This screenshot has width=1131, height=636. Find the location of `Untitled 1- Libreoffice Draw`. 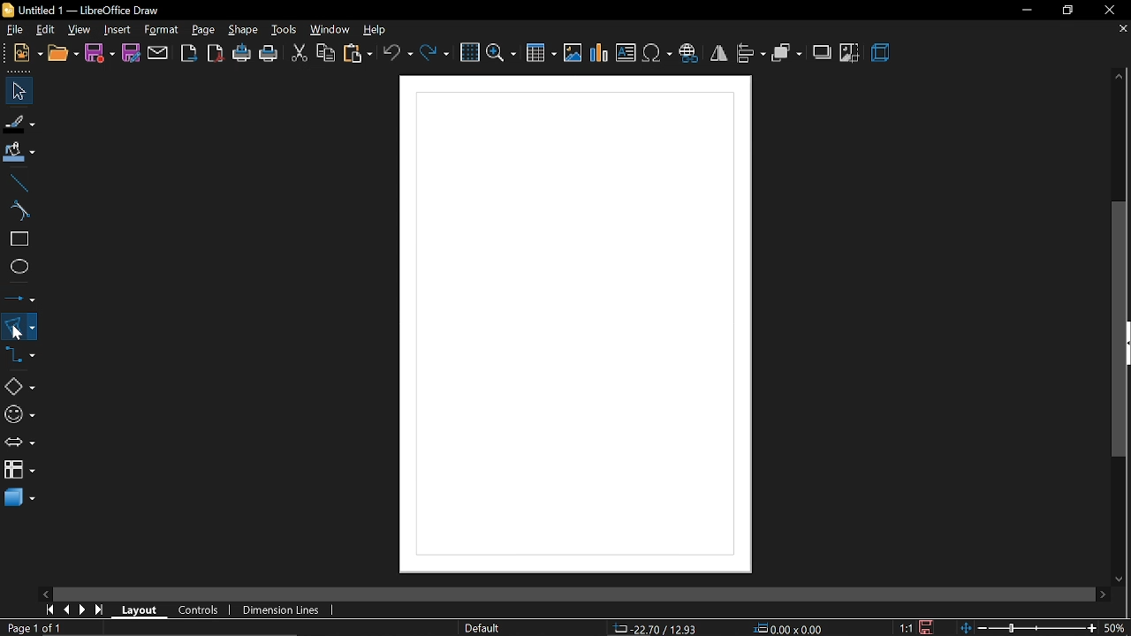

Untitled 1- Libreoffice Draw is located at coordinates (94, 10).